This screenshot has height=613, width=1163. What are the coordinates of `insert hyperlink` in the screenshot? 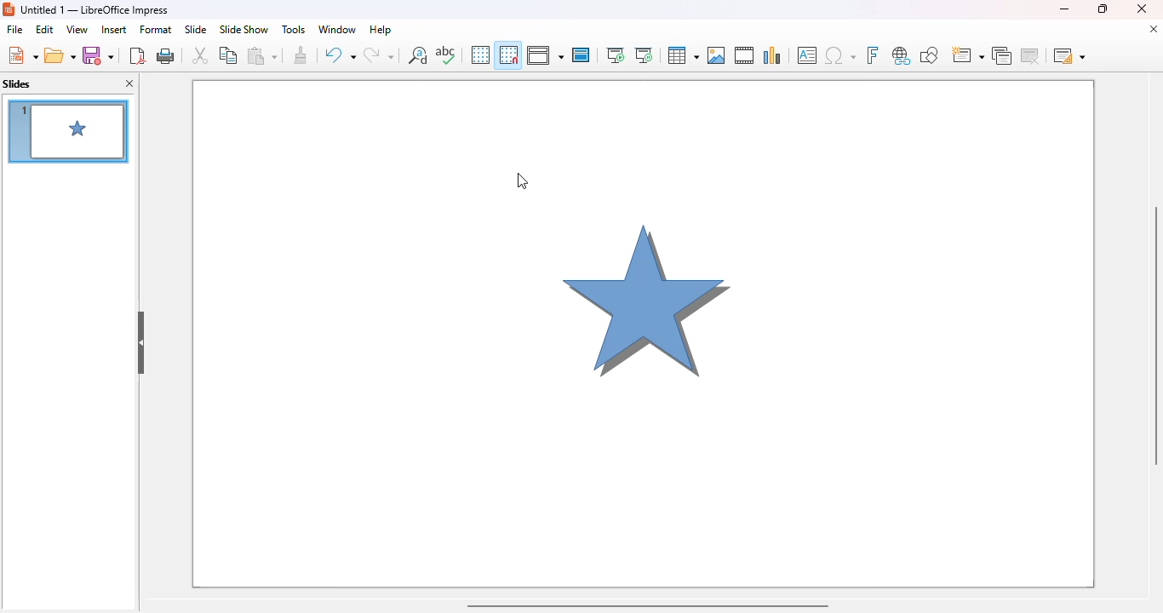 It's located at (902, 55).